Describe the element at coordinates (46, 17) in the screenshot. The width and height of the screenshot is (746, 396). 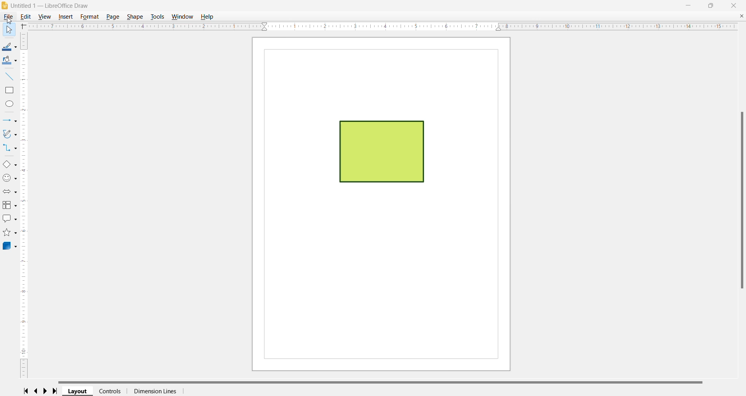
I see `View` at that location.